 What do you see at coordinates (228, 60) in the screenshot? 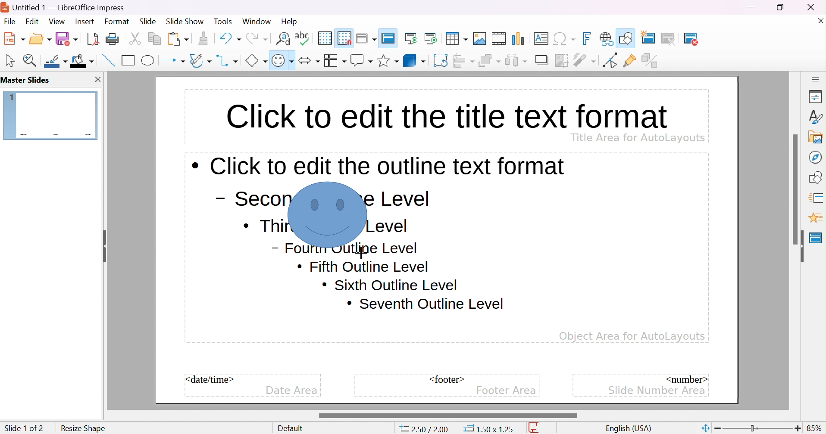
I see `connectors` at bounding box center [228, 60].